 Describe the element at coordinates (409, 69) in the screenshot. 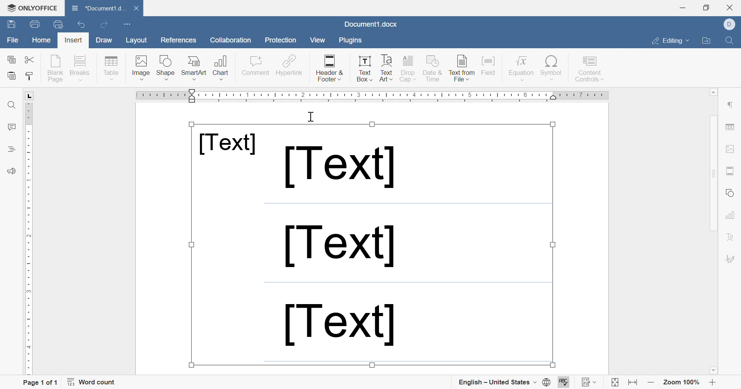

I see `Drop cap` at that location.